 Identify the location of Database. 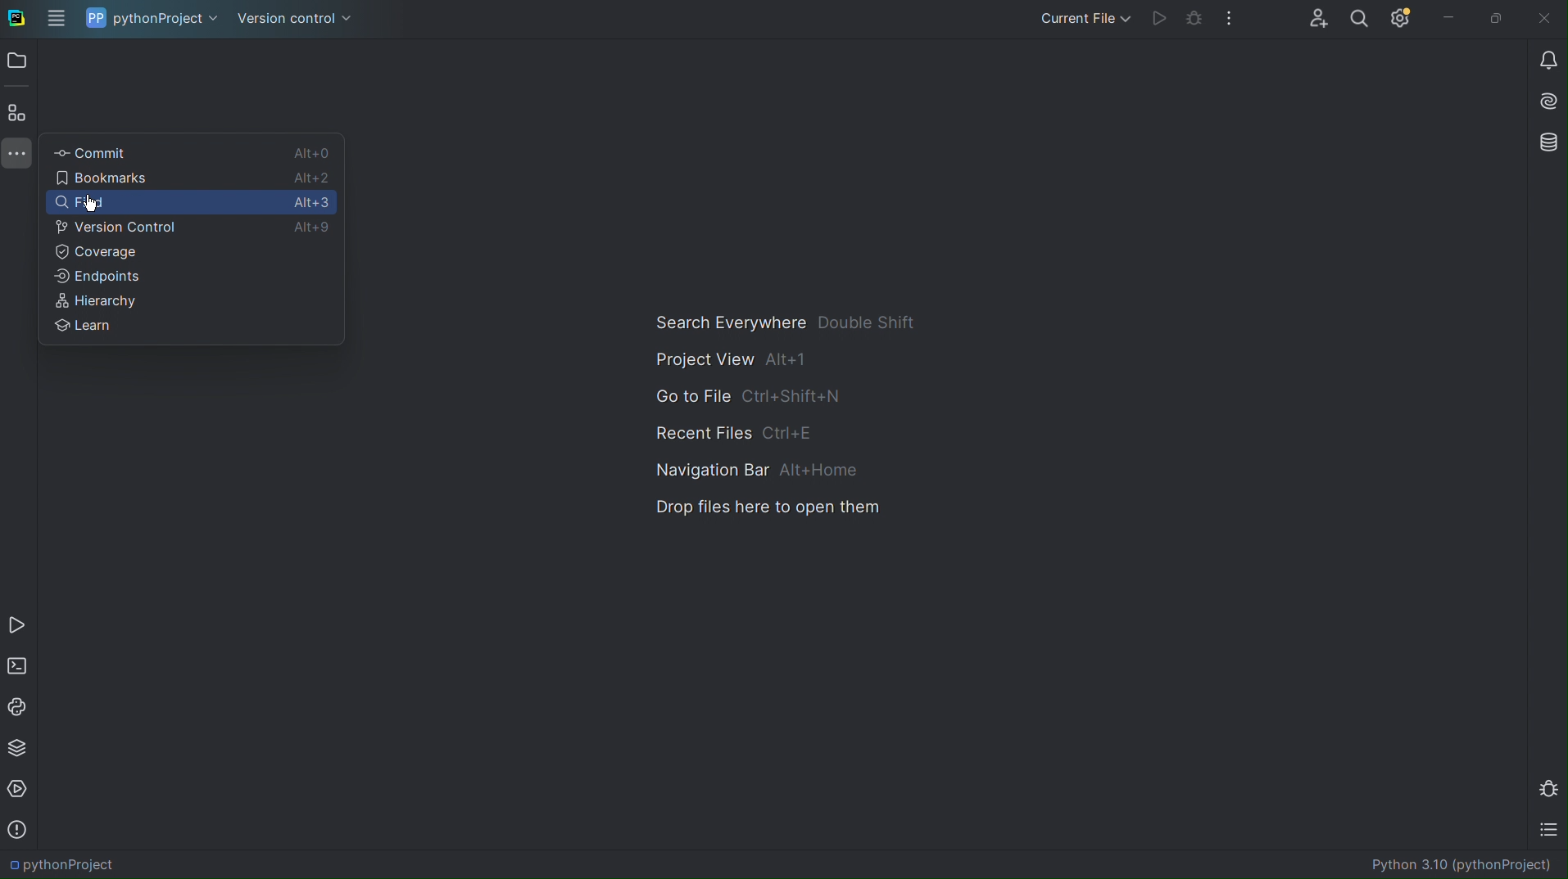
(1544, 142).